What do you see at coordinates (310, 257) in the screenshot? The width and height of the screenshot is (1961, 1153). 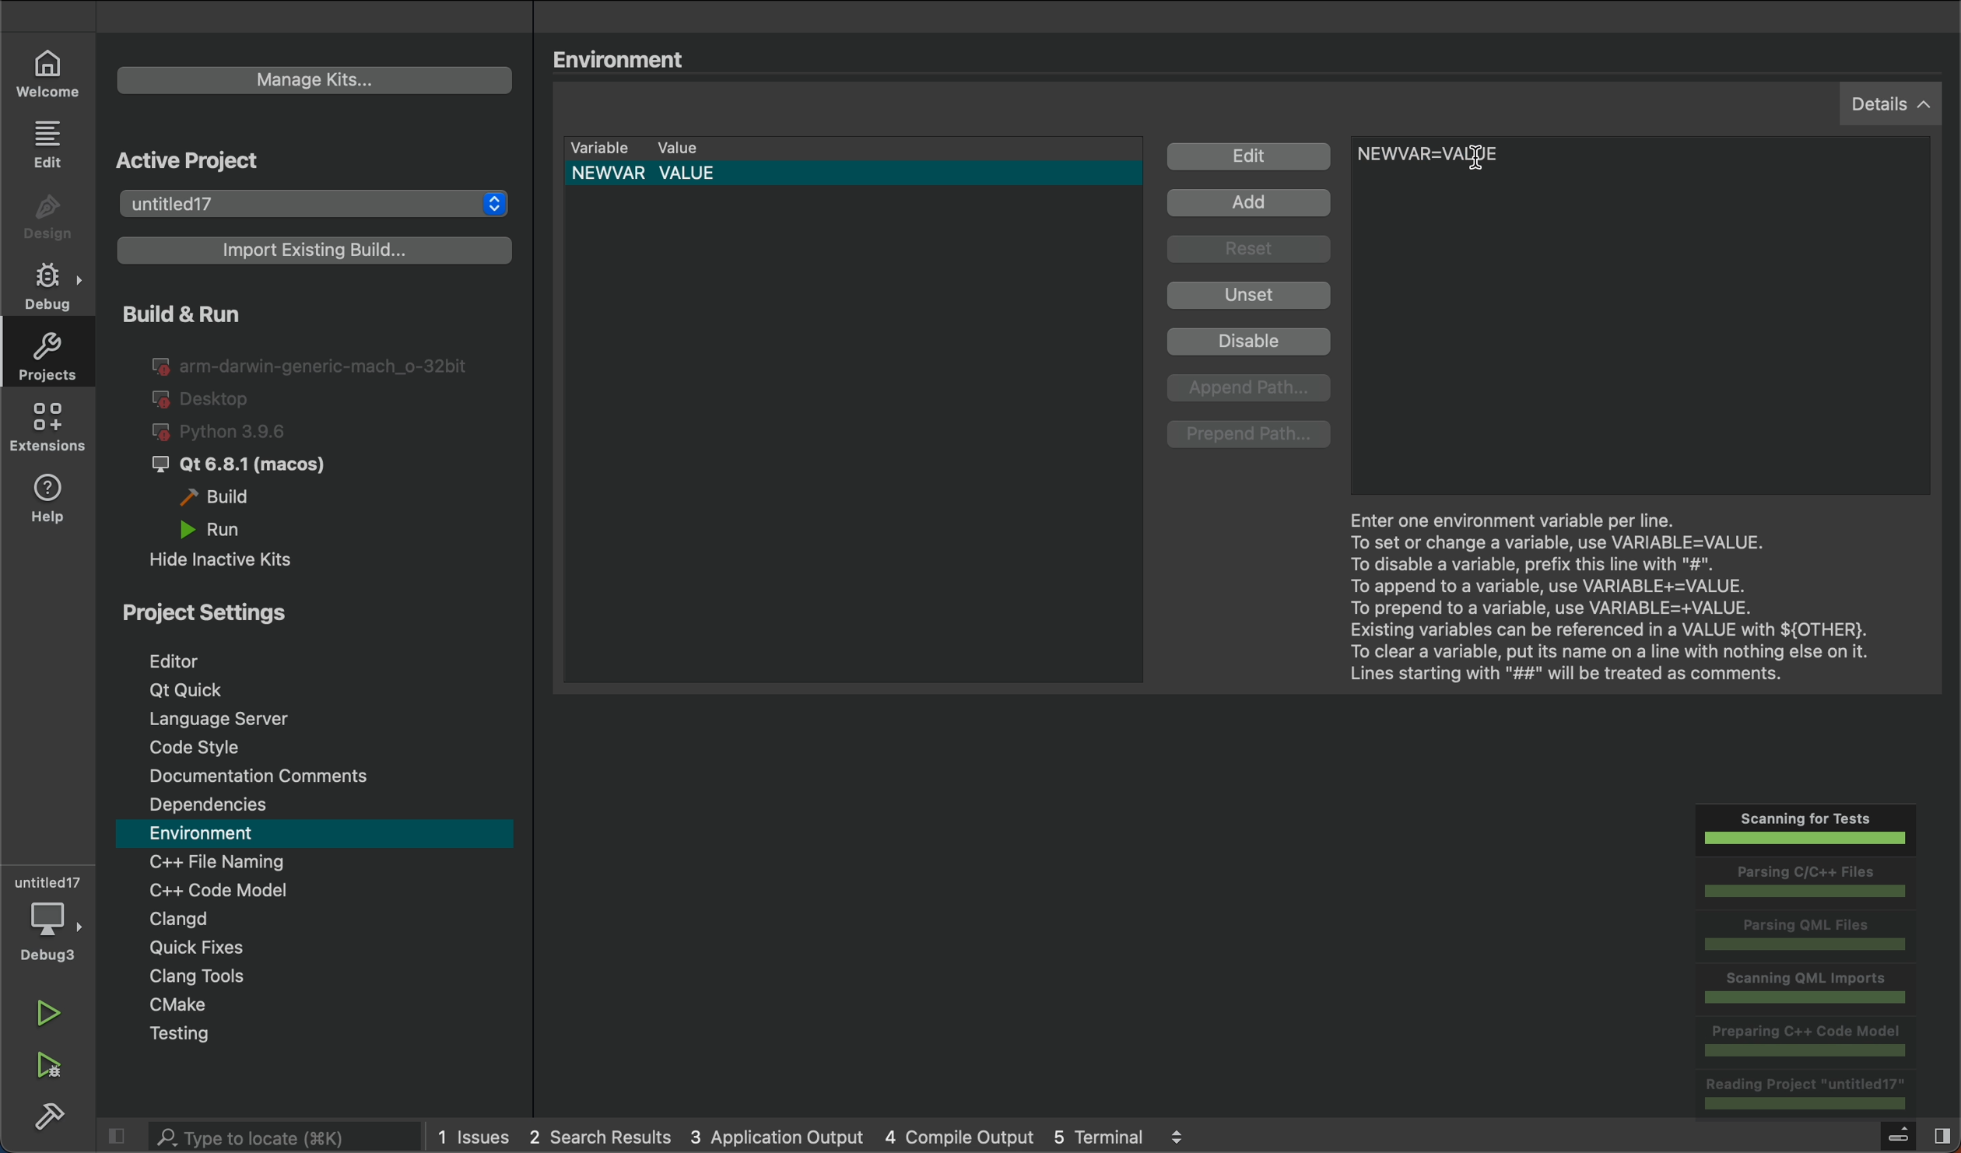 I see `import build` at bounding box center [310, 257].